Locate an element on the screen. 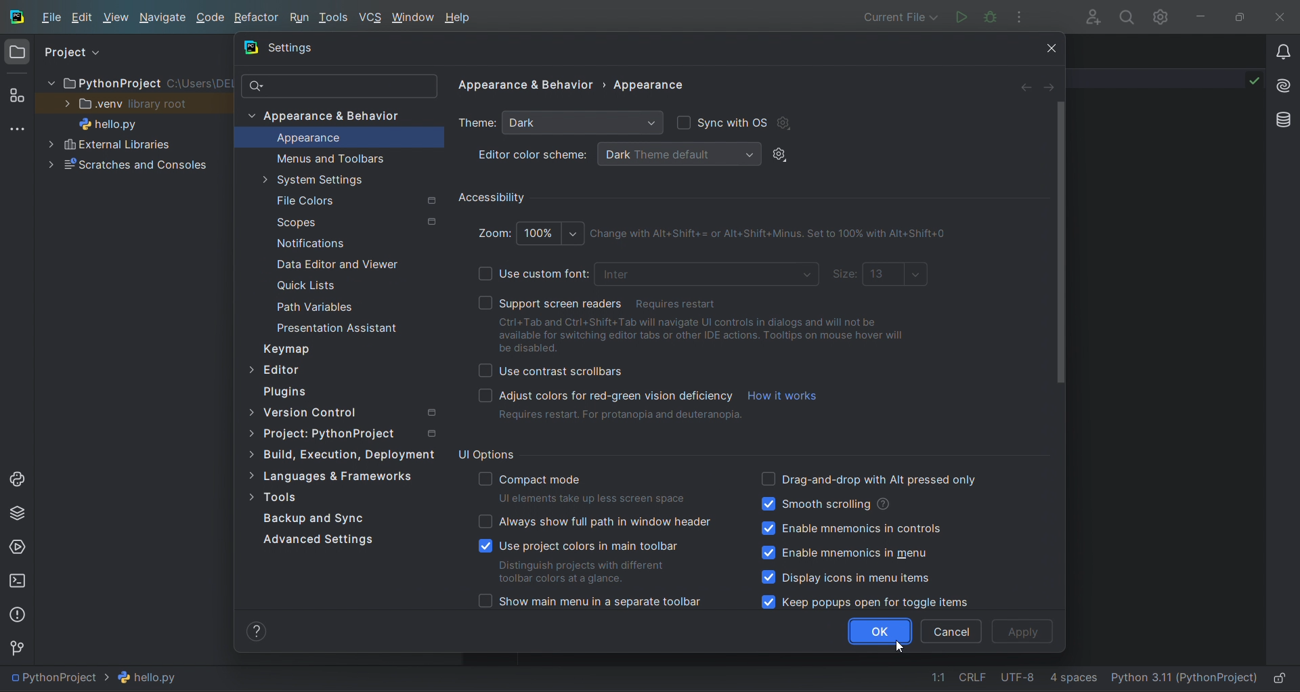 This screenshot has width=1300, height=692. problems is located at coordinates (15, 612).